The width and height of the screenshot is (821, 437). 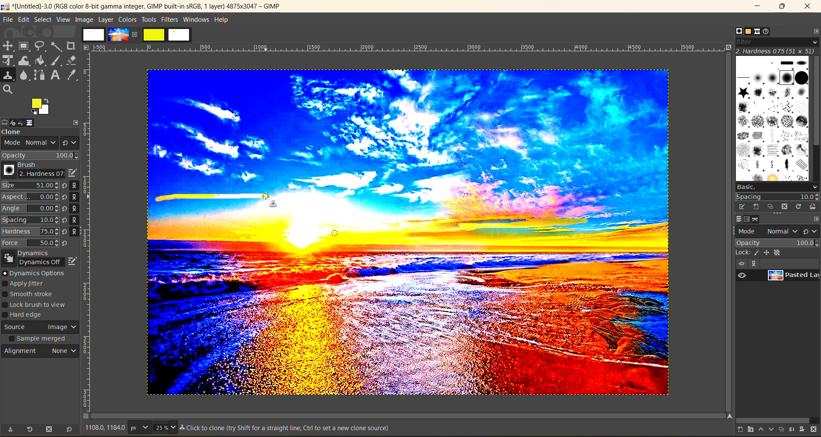 I want to click on smdge tool, so click(x=24, y=76).